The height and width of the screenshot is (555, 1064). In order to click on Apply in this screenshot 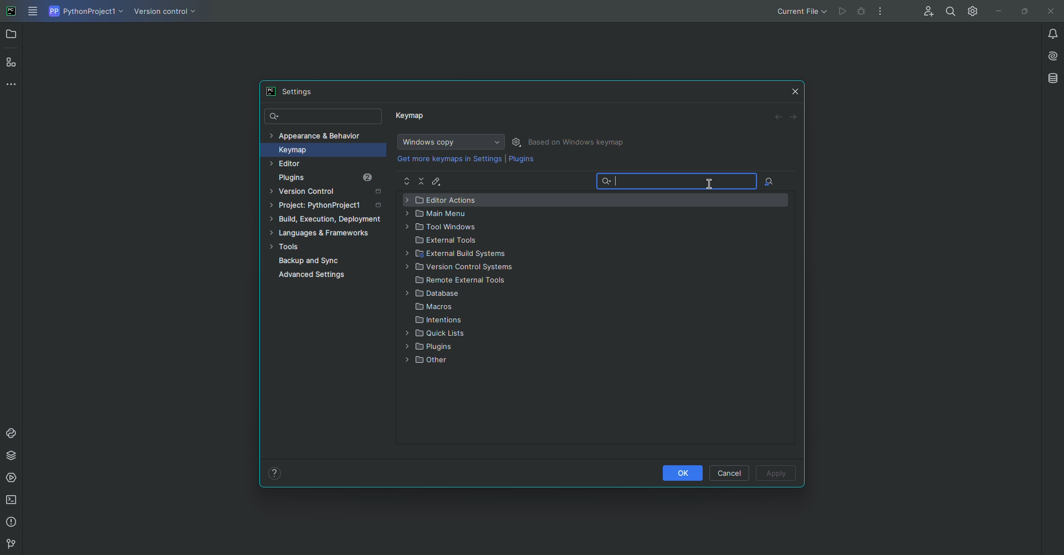, I will do `click(777, 474)`.